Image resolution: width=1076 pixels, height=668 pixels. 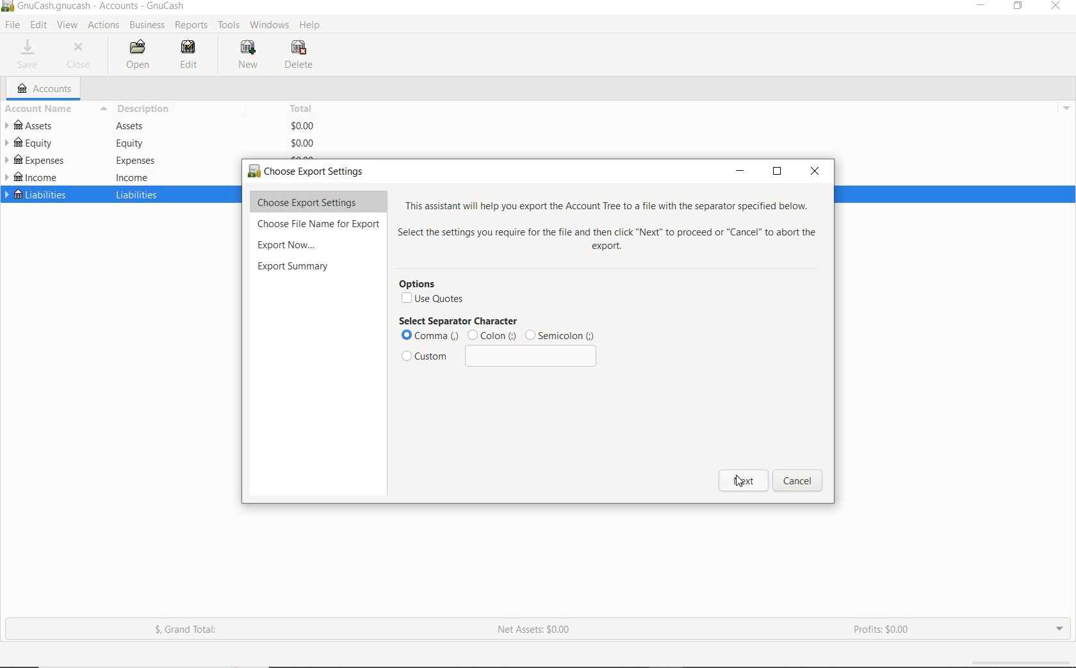 I want to click on Assets, so click(x=131, y=125).